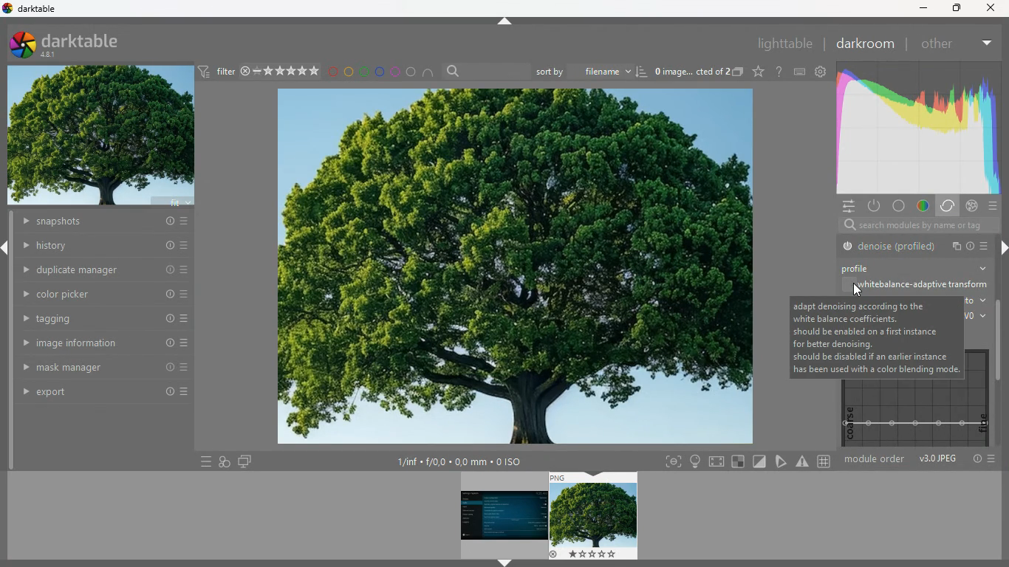 This screenshot has width=1009, height=567. I want to click on off, so click(855, 287).